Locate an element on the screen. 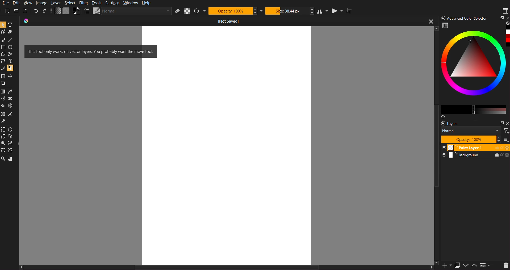  Horizontal Scroll bar is located at coordinates (217, 267).